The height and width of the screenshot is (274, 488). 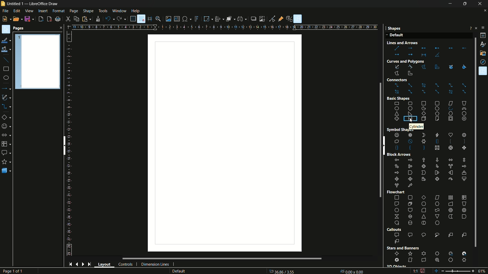 I want to click on page menu, so click(x=74, y=11).